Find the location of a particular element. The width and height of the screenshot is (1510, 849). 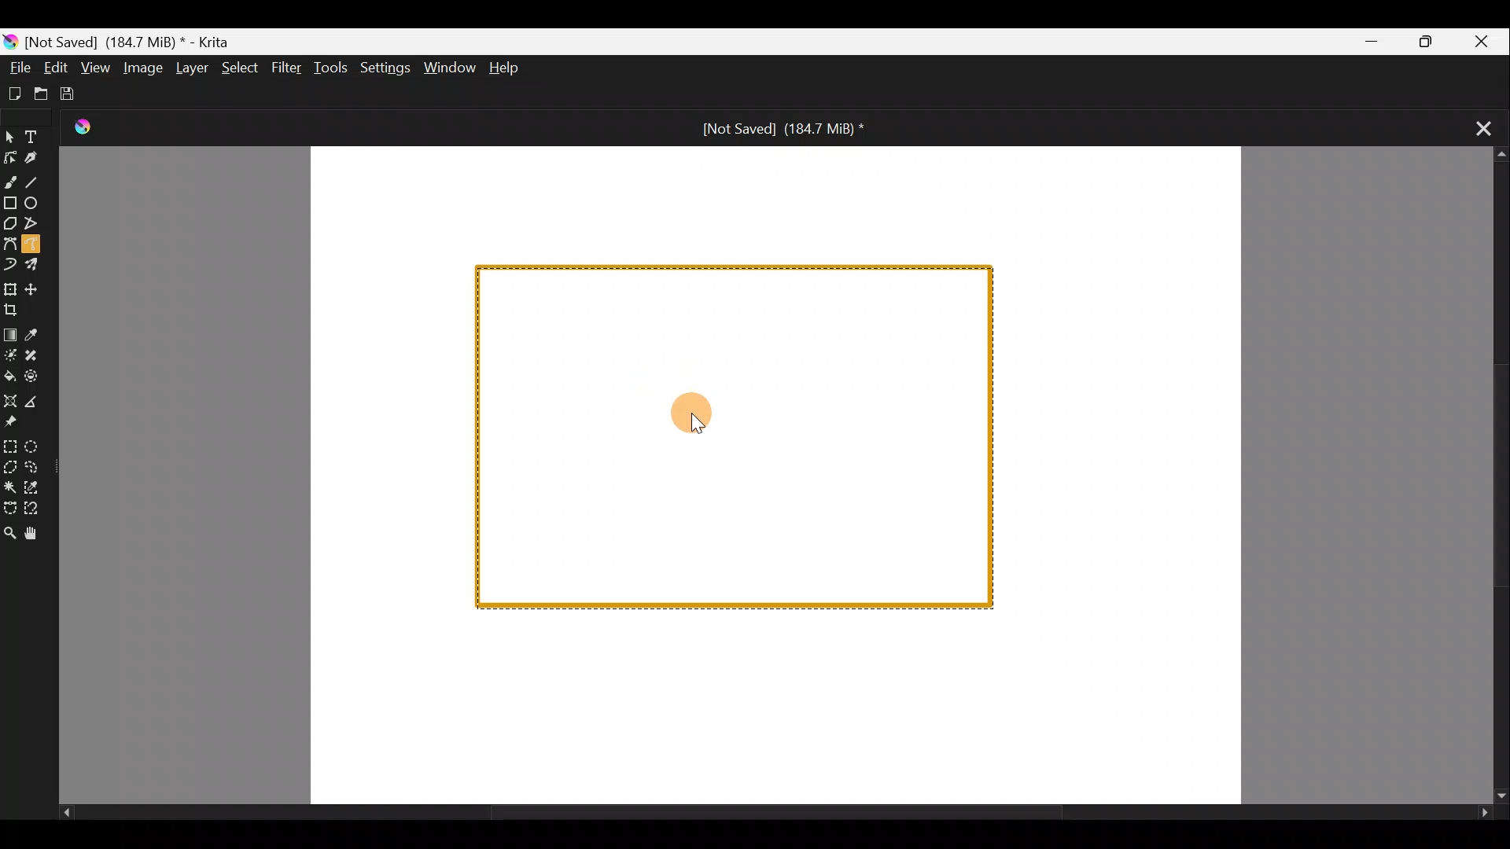

Ellipse tool is located at coordinates (39, 204).